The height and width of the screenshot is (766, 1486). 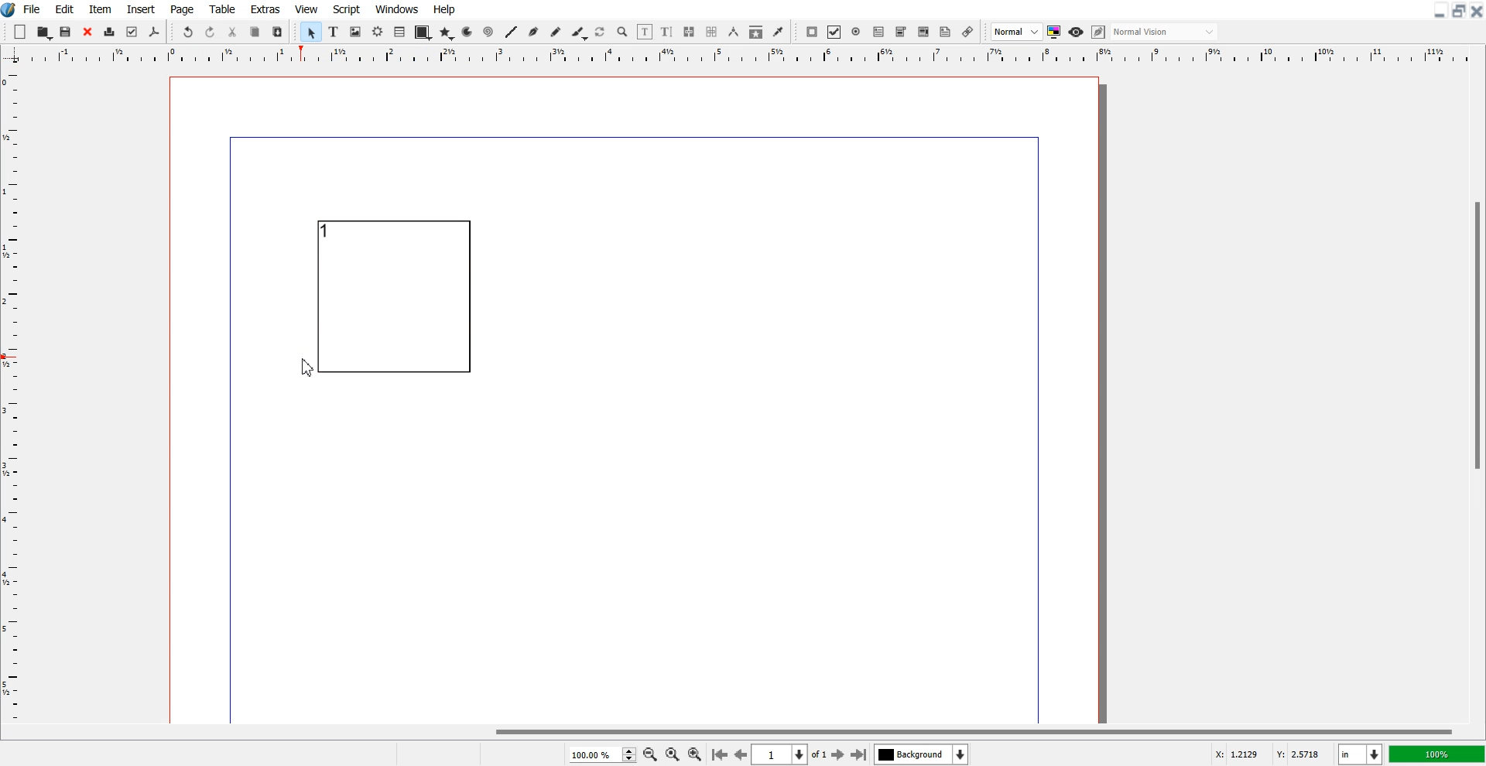 What do you see at coordinates (1440, 10) in the screenshot?
I see `Minimize` at bounding box center [1440, 10].